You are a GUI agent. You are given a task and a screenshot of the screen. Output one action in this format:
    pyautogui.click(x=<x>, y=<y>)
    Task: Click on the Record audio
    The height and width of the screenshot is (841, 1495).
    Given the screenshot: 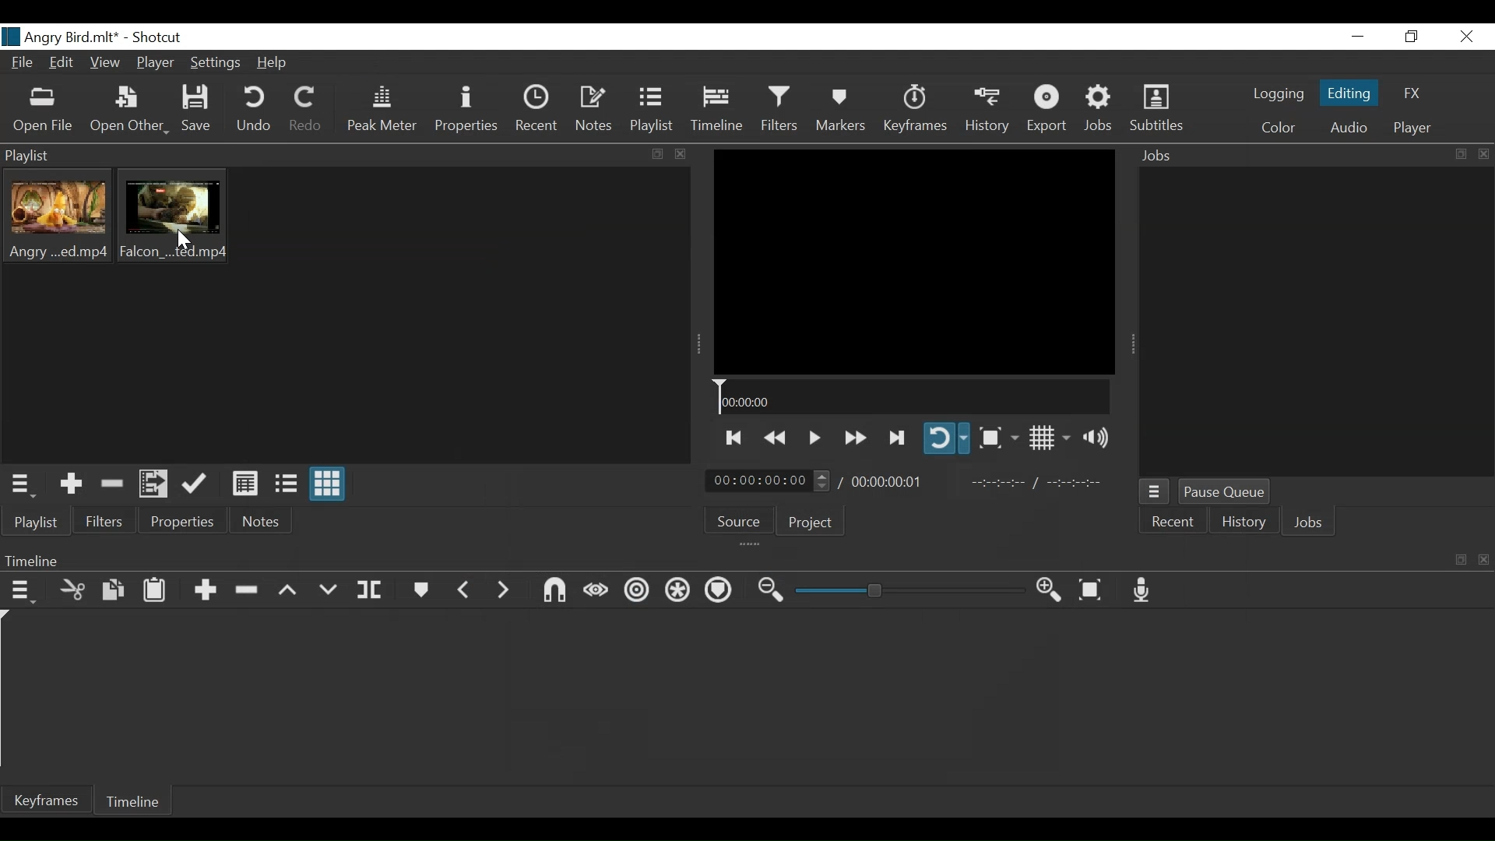 What is the action you would take?
    pyautogui.click(x=1142, y=589)
    